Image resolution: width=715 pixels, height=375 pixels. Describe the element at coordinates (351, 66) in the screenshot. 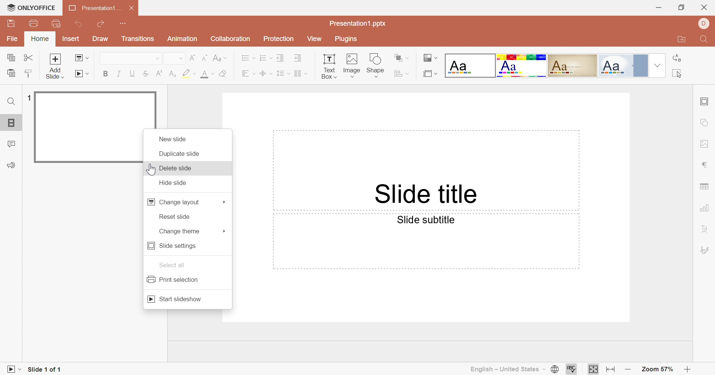

I see `Image` at that location.